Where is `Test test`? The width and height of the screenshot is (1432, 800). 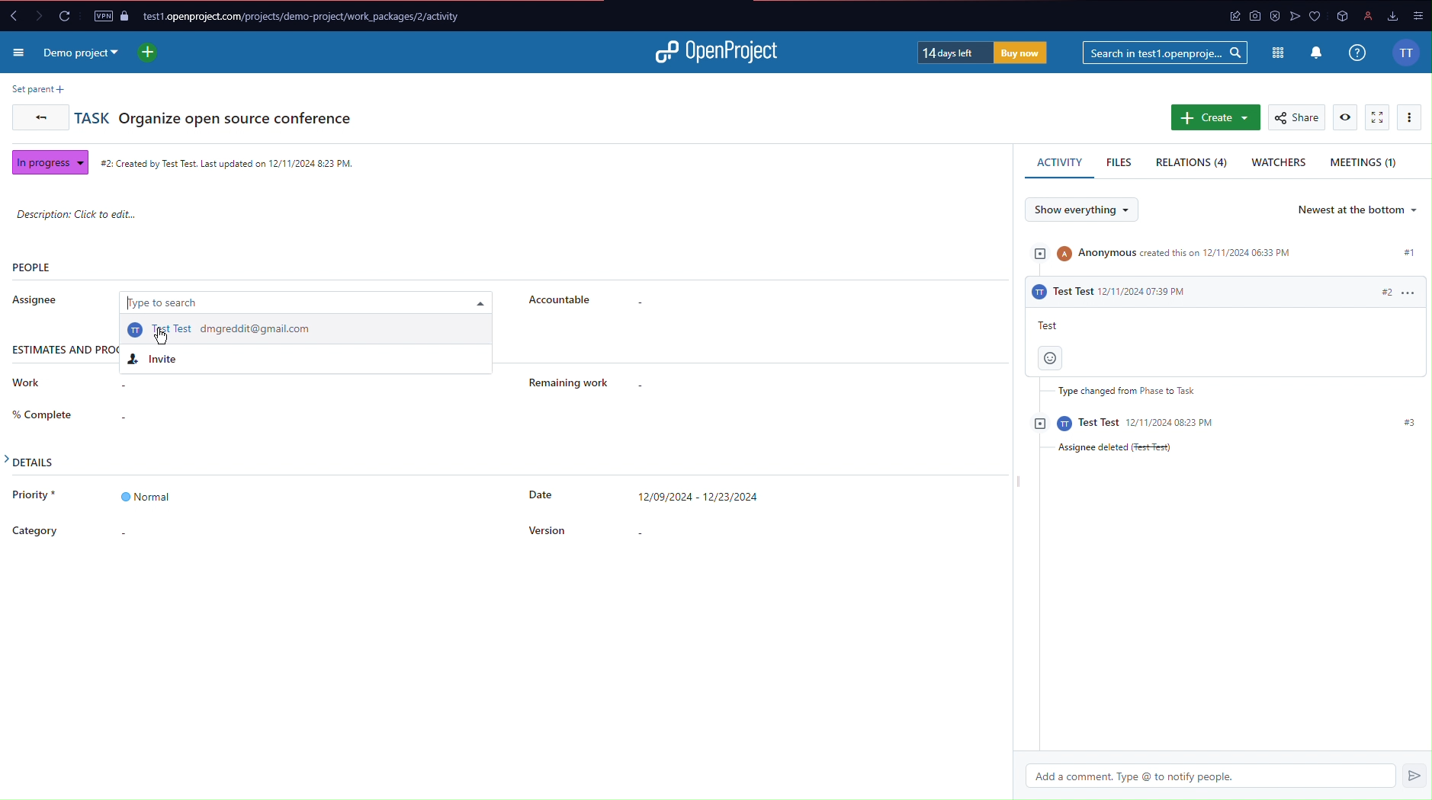 Test test is located at coordinates (1125, 424).